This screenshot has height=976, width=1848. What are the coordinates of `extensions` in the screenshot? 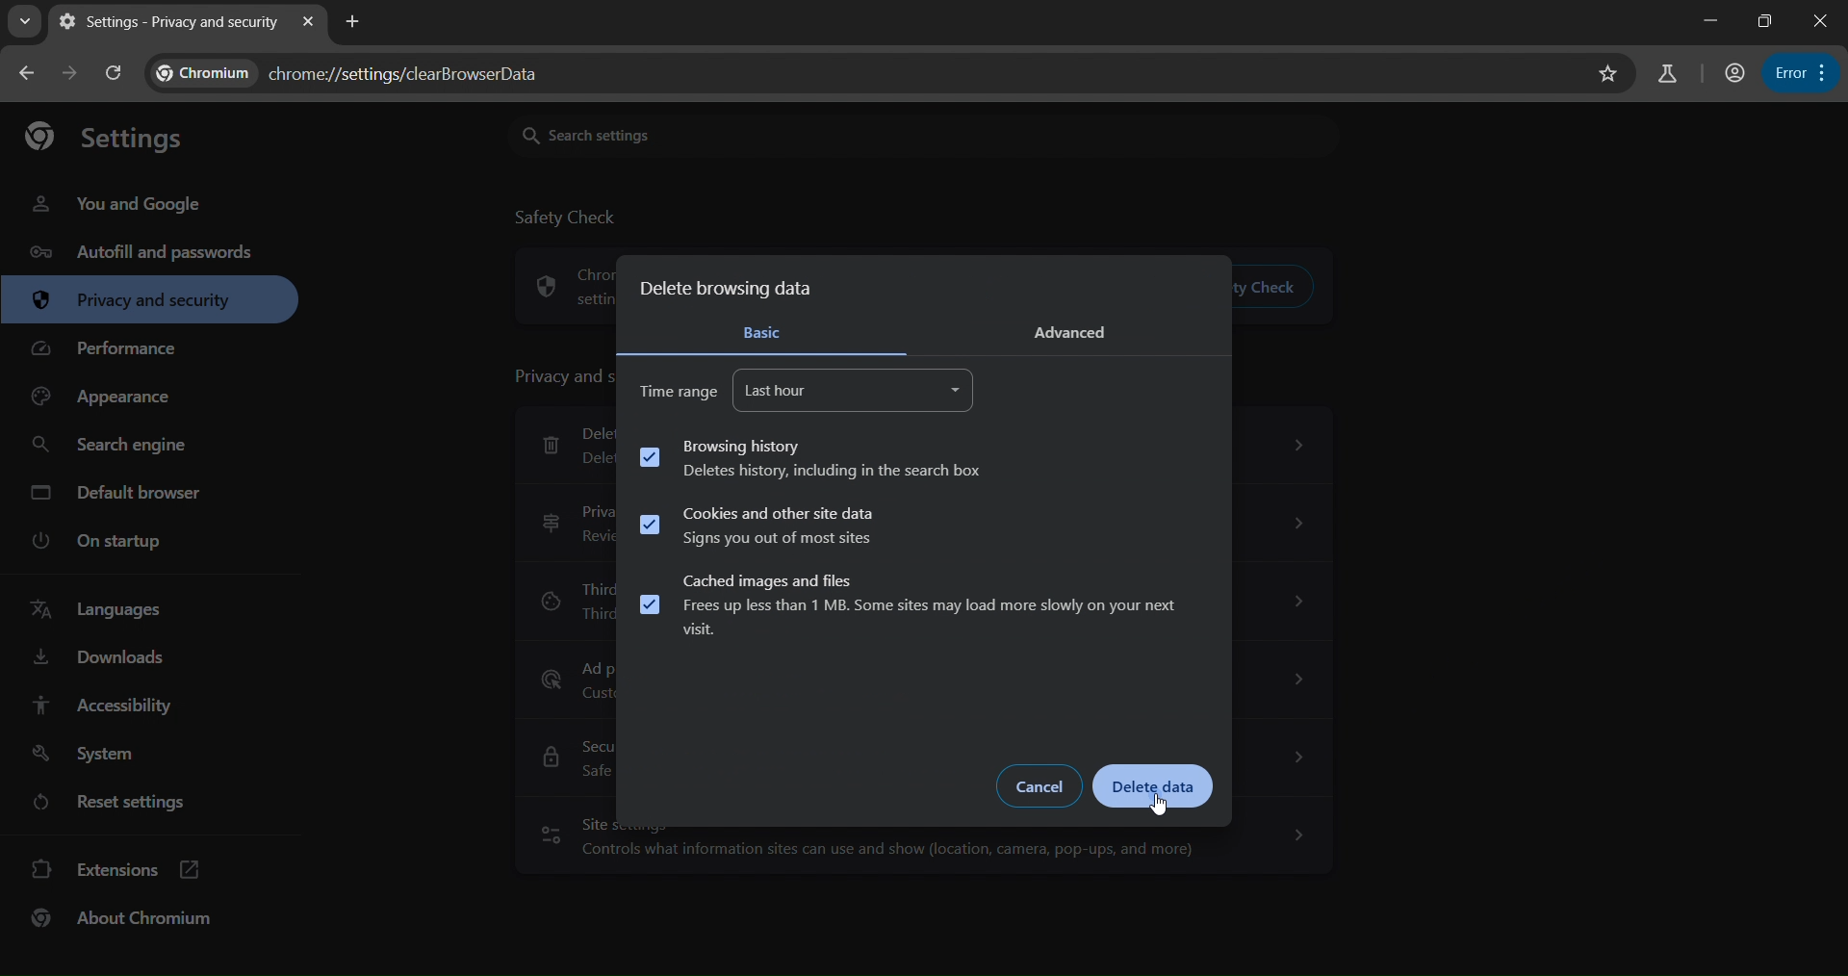 It's located at (116, 869).